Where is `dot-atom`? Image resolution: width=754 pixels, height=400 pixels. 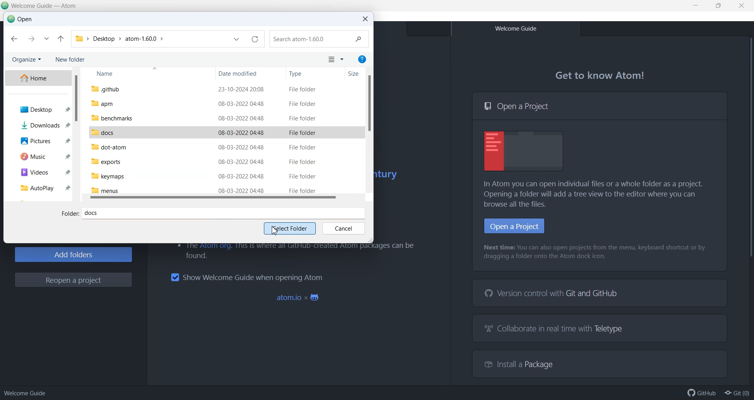 dot-atom is located at coordinates (110, 147).